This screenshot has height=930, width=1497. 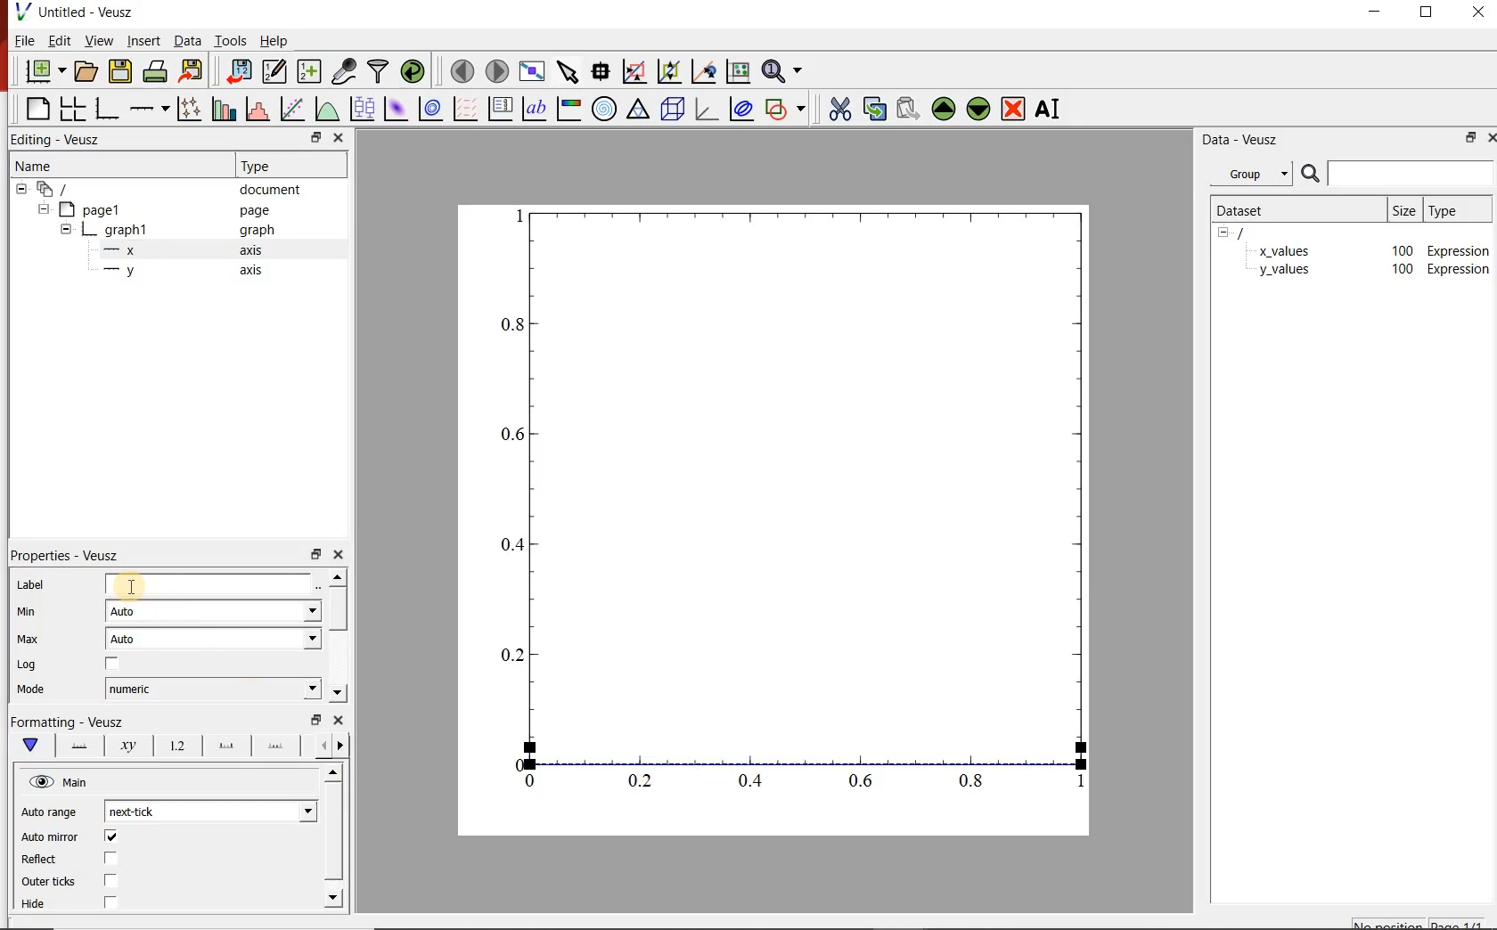 What do you see at coordinates (209, 583) in the screenshot?
I see `input label` at bounding box center [209, 583].